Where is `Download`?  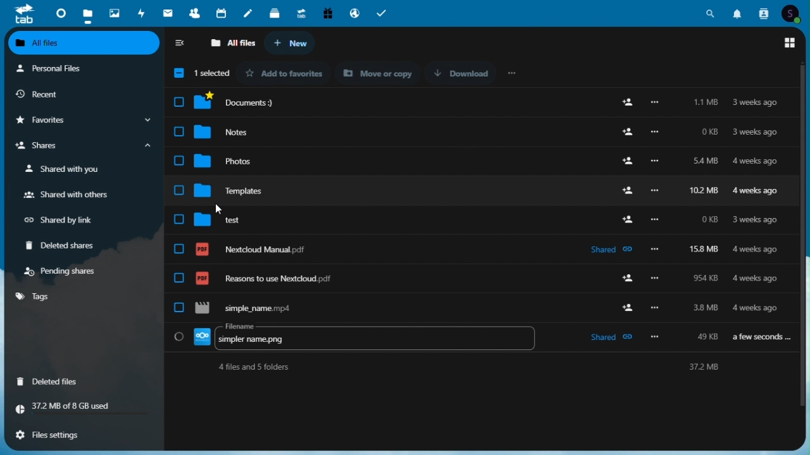 Download is located at coordinates (466, 73).